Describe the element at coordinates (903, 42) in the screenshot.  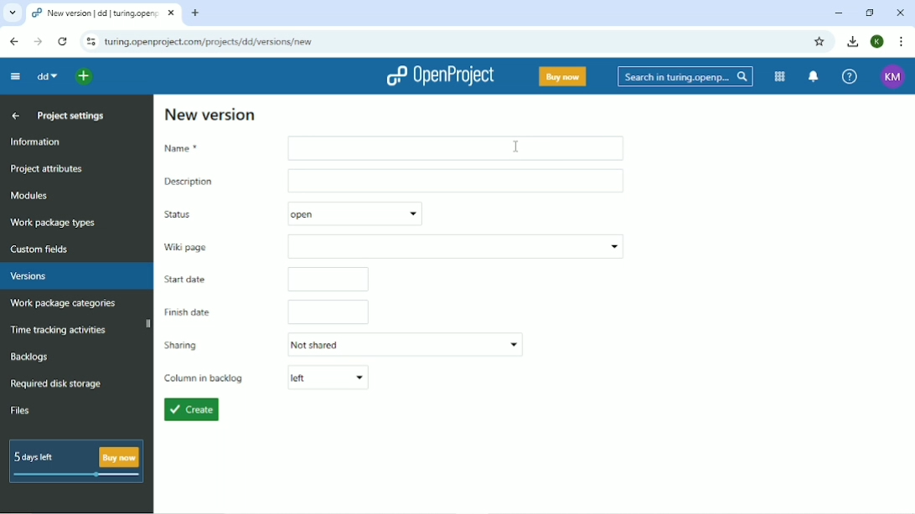
I see `Customize and control google chrome` at that location.